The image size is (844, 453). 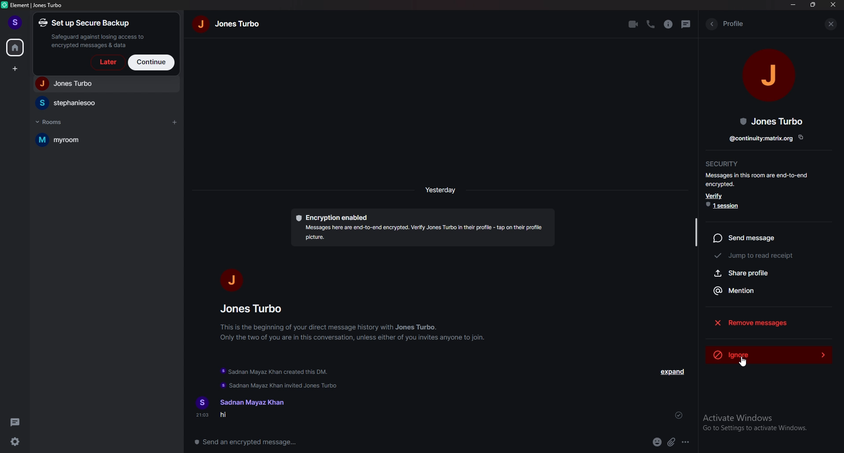 What do you see at coordinates (711, 24) in the screenshot?
I see `back` at bounding box center [711, 24].